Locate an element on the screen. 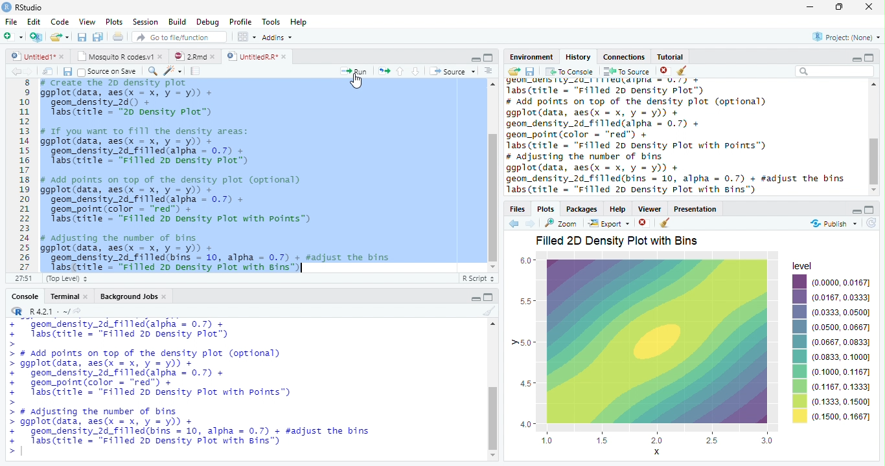 This screenshot has height=466, width=885. Scrollbar up is located at coordinates (491, 84).